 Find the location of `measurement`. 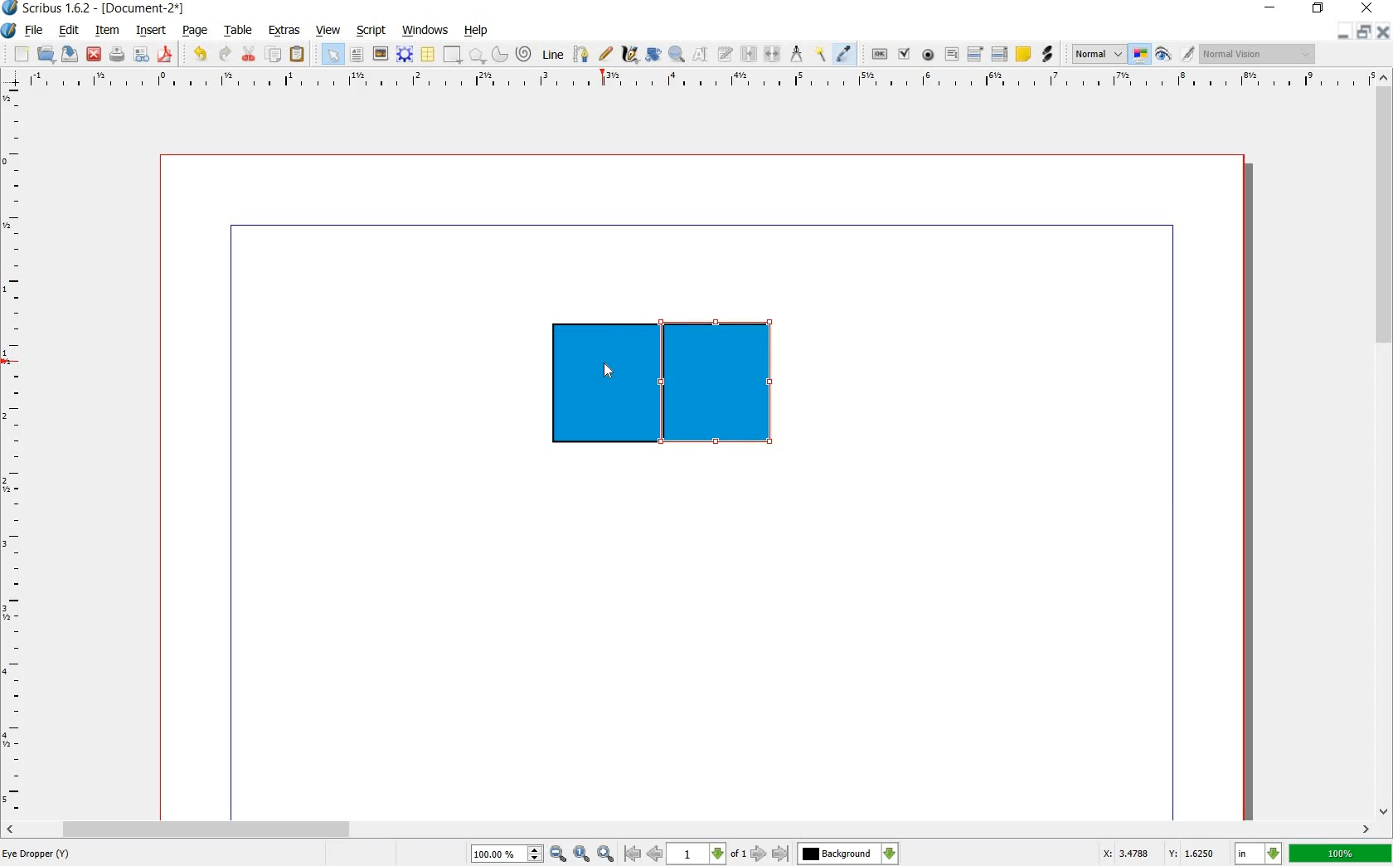

measurement is located at coordinates (798, 55).